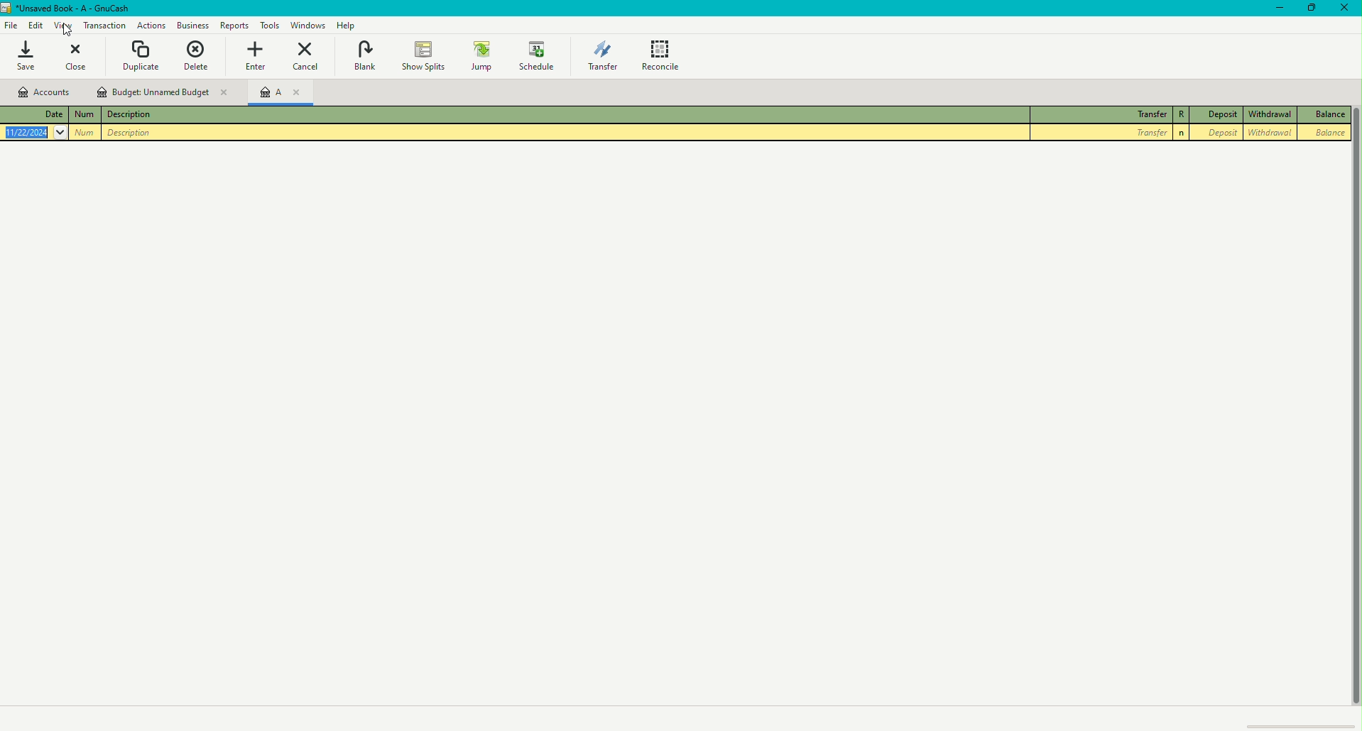  I want to click on A, so click(286, 92).